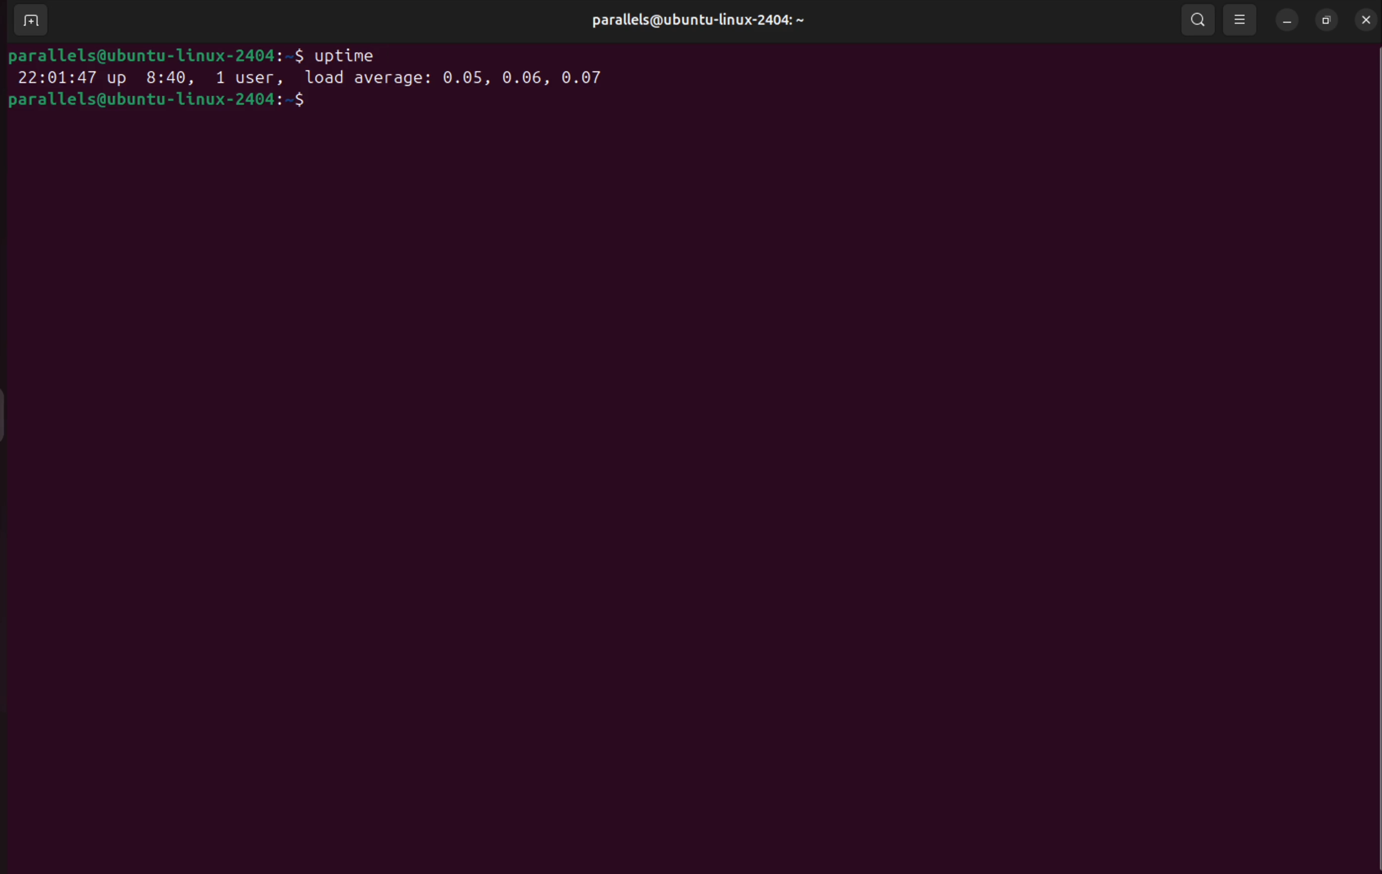 The height and width of the screenshot is (874, 1382). What do you see at coordinates (1372, 428) in the screenshot?
I see `Scrollbar` at bounding box center [1372, 428].